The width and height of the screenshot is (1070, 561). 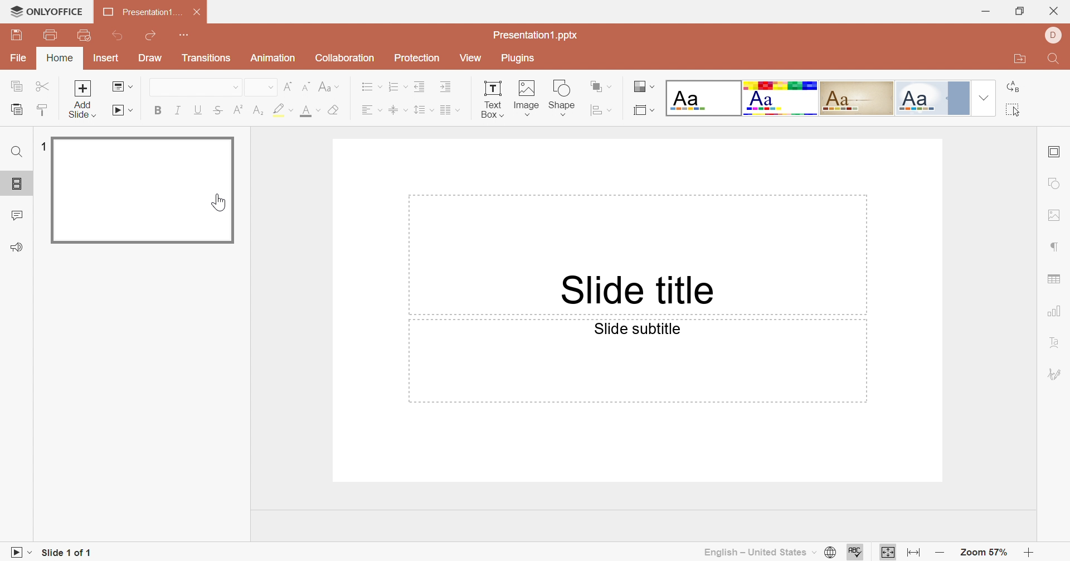 I want to click on 1, so click(x=44, y=146).